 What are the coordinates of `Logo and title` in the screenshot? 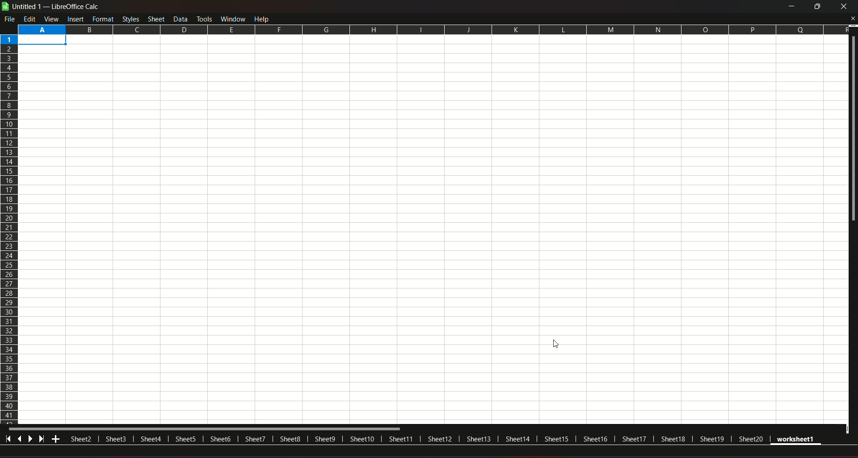 It's located at (51, 6).